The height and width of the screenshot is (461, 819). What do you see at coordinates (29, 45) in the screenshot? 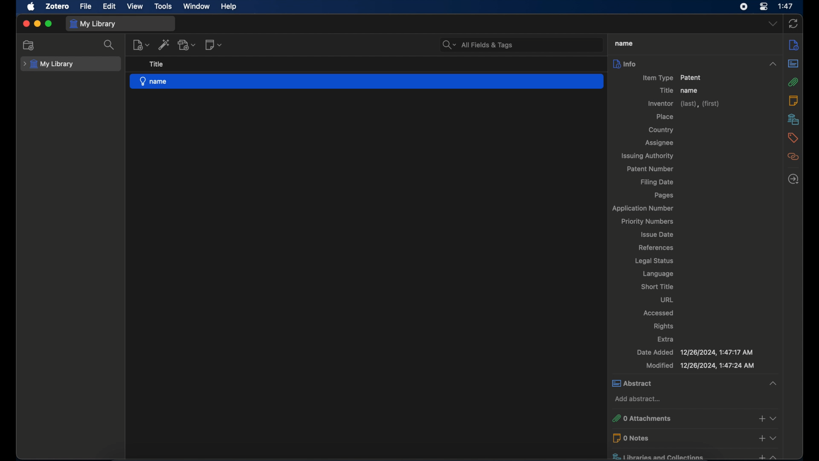
I see `new collection` at bounding box center [29, 45].